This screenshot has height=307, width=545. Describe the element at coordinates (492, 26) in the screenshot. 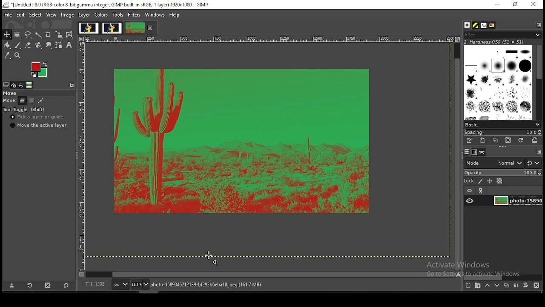

I see `document history` at that location.